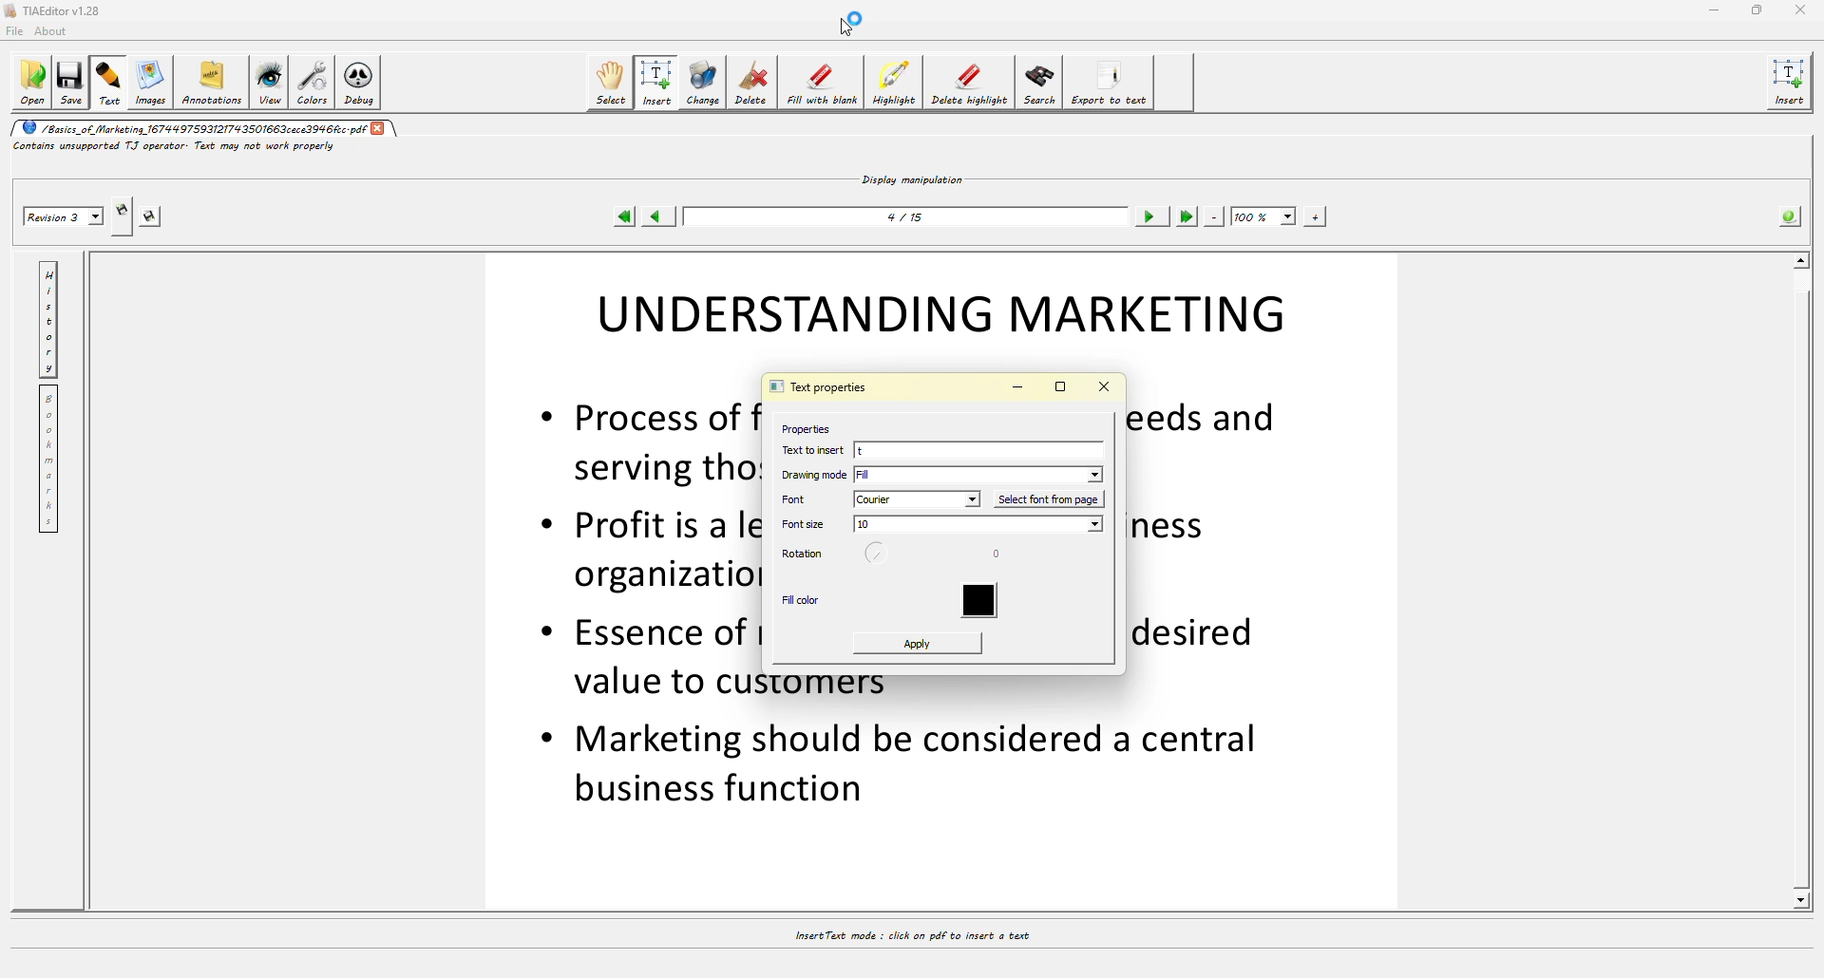 The image size is (1824, 978). I want to click on t, so click(939, 449).